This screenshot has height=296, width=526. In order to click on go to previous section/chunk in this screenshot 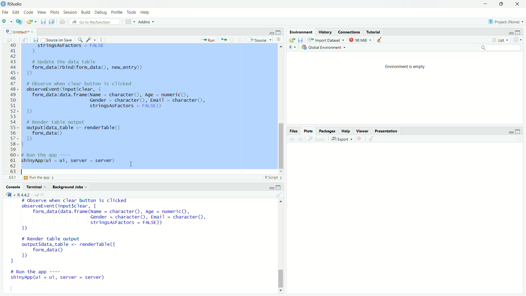, I will do `click(233, 40)`.